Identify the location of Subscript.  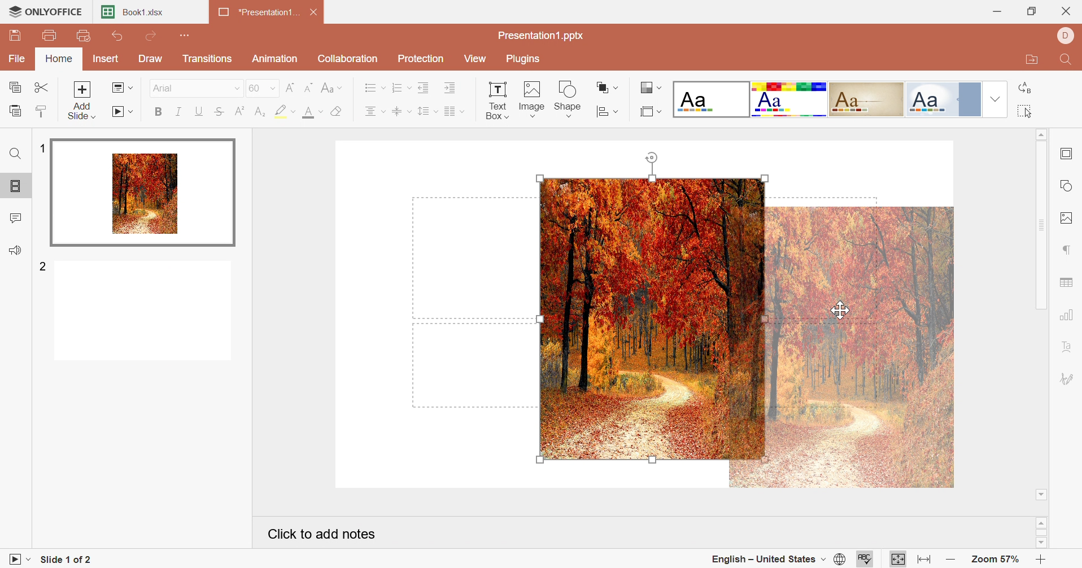
(260, 111).